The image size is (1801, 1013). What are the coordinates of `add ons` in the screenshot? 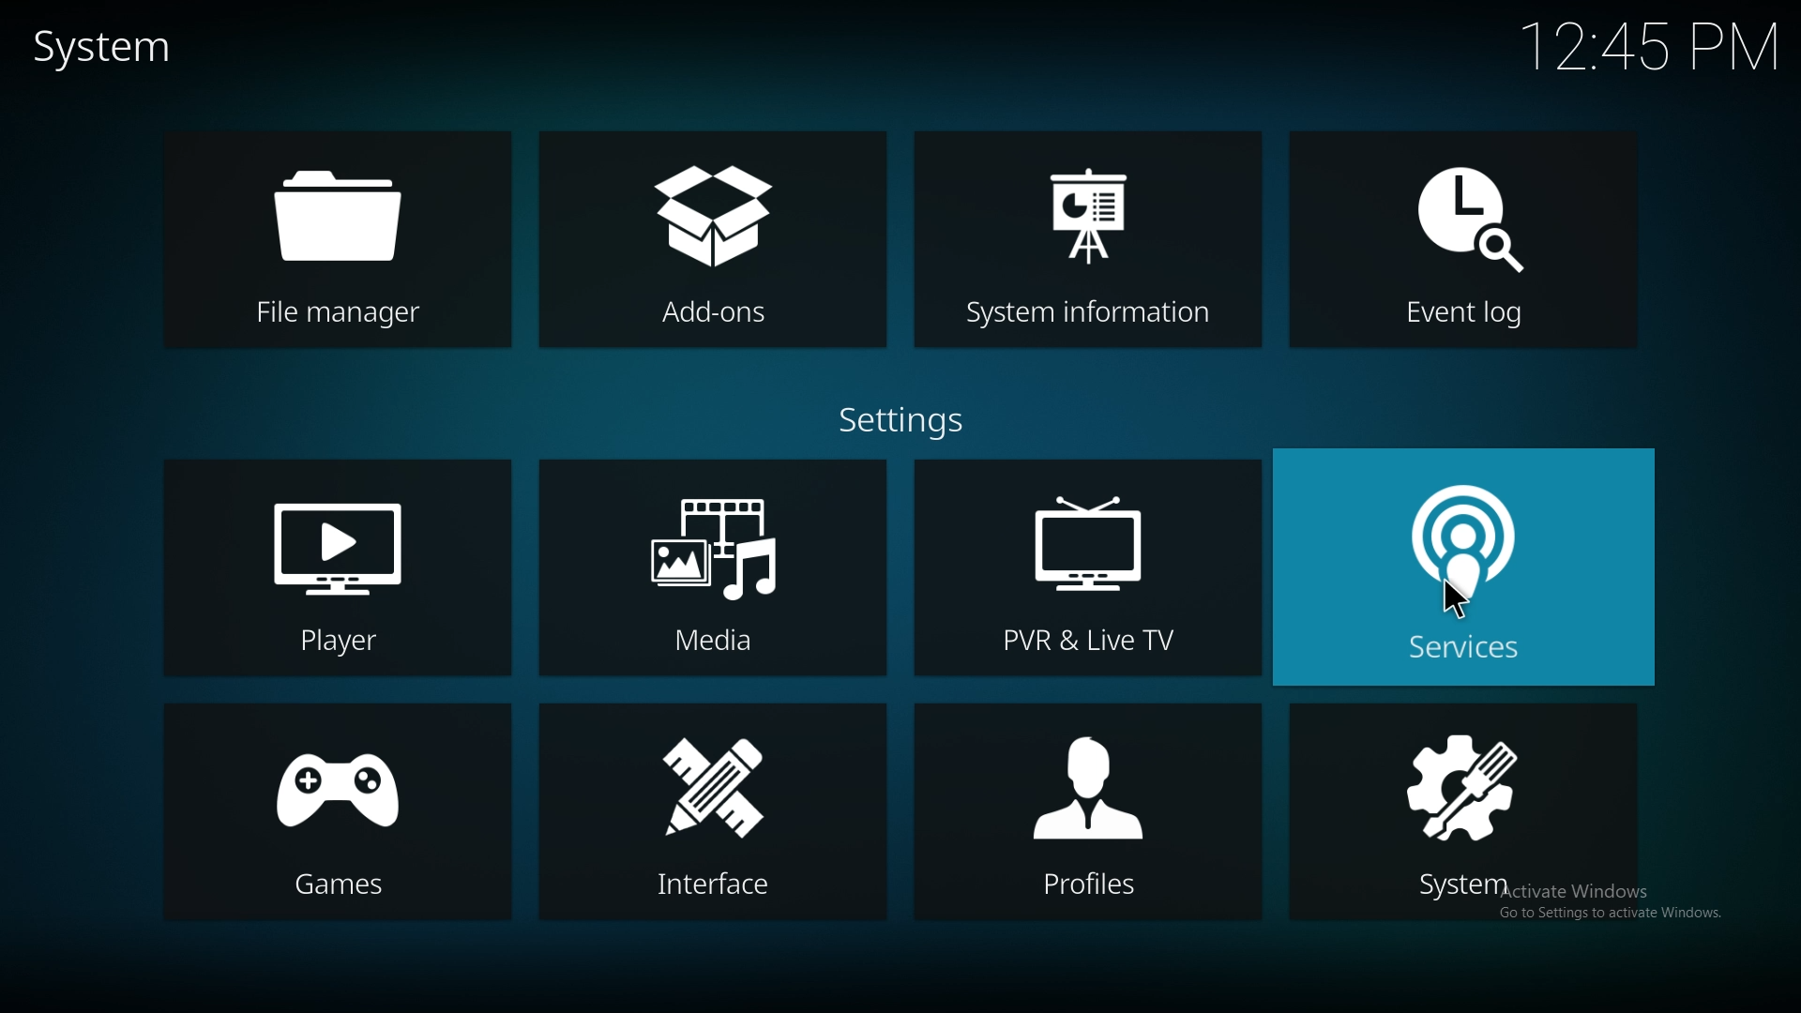 It's located at (711, 236).